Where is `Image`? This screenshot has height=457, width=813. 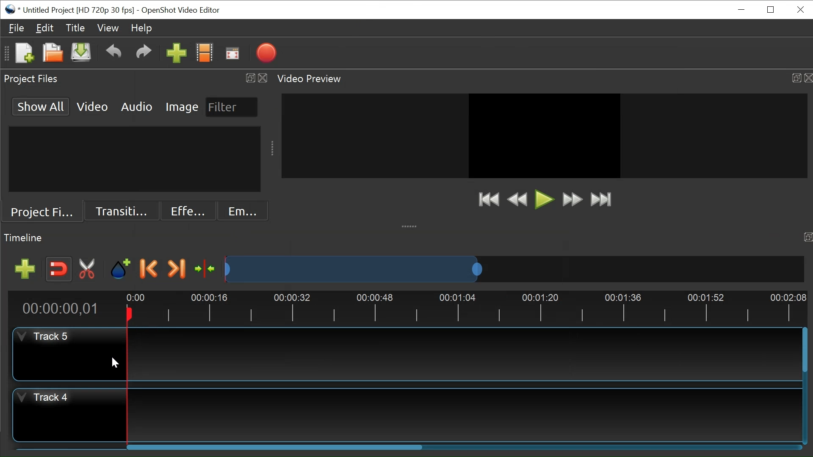 Image is located at coordinates (183, 106).